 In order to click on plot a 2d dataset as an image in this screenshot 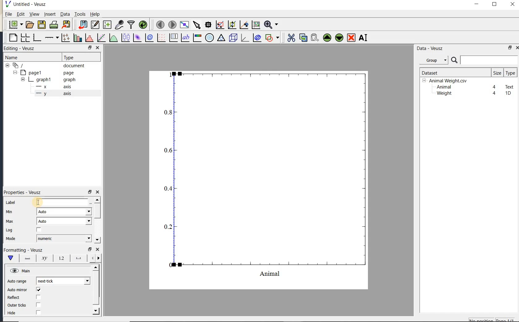, I will do `click(137, 38)`.